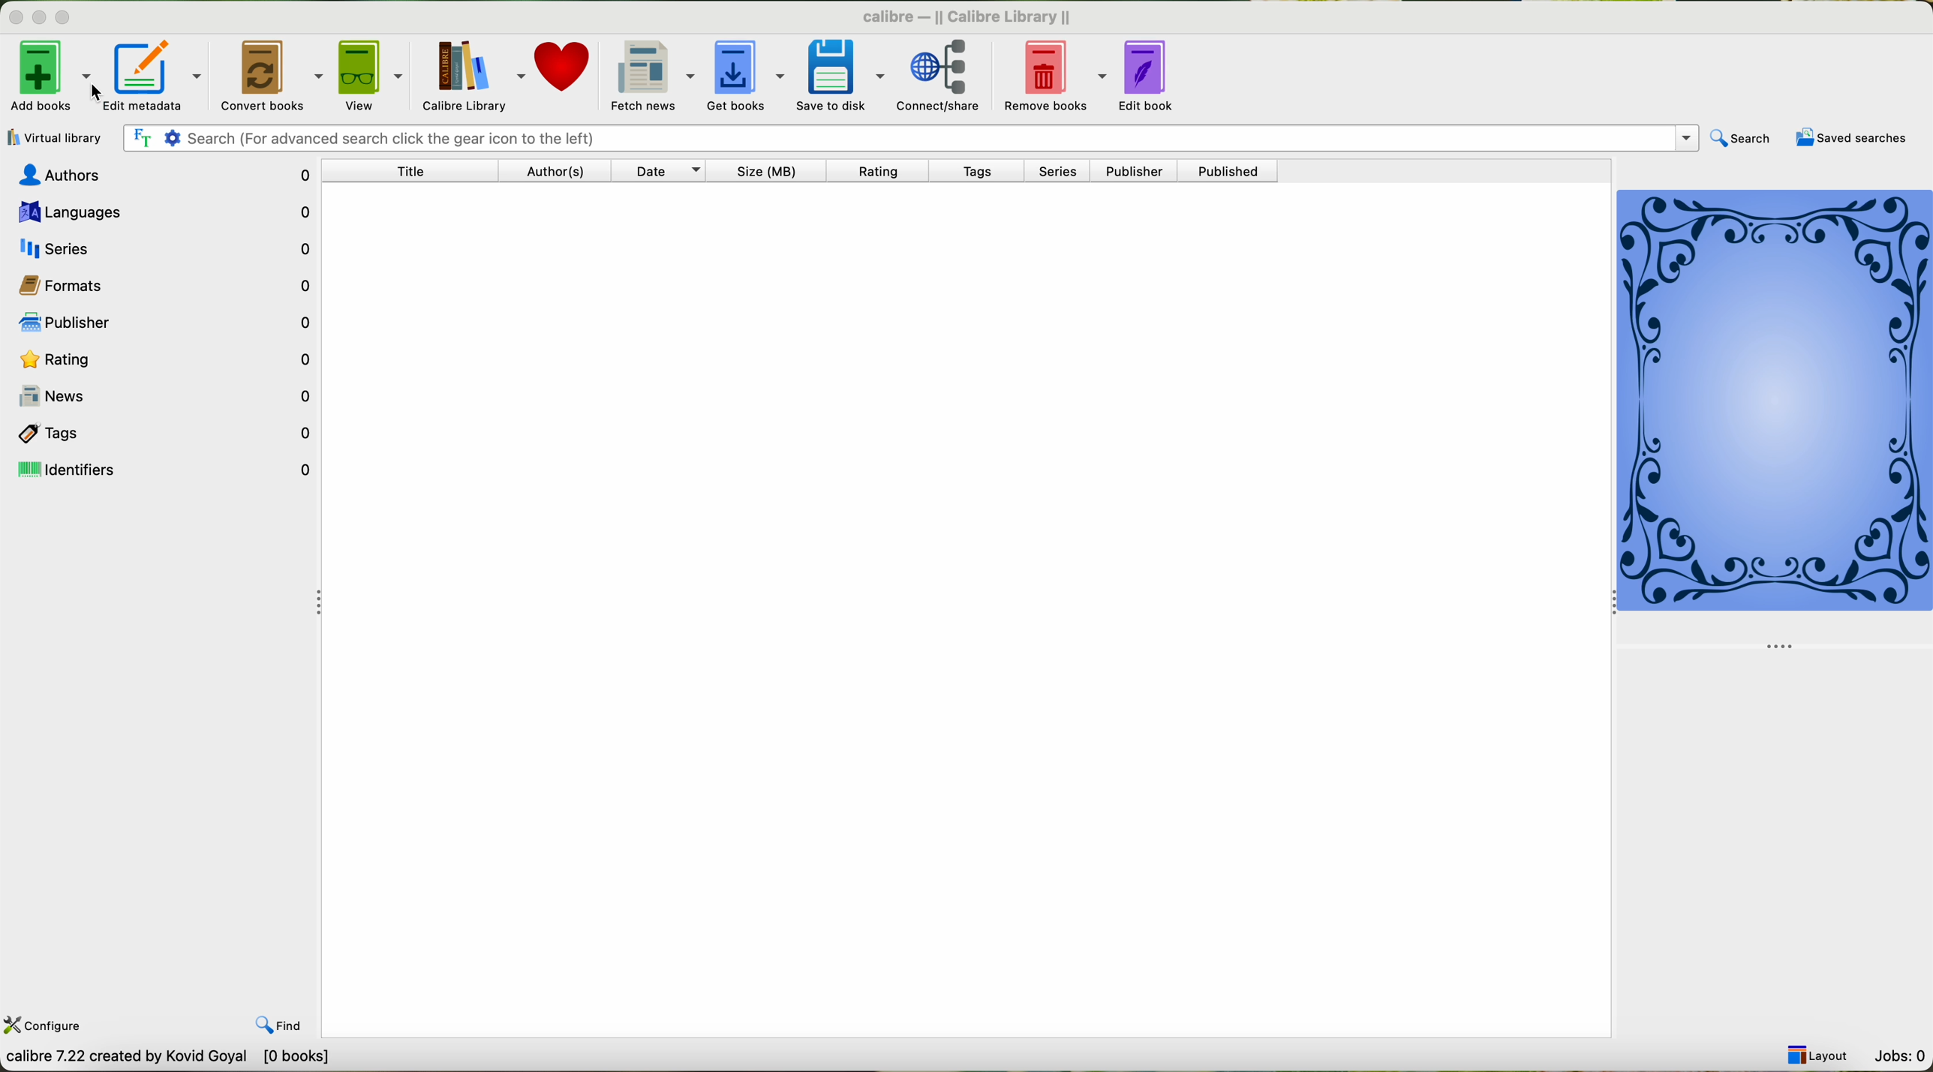 Image resolution: width=1933 pixels, height=1072 pixels. What do you see at coordinates (840, 77) in the screenshot?
I see `save to disk` at bounding box center [840, 77].